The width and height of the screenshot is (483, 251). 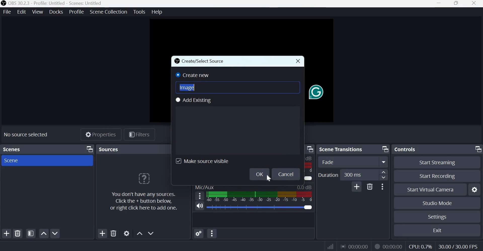 What do you see at coordinates (144, 189) in the screenshot?
I see `You don't have any sources. Click the + button below, or right click here to add more.` at bounding box center [144, 189].